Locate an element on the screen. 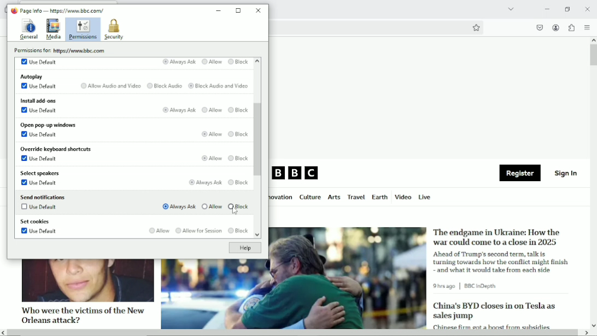 This screenshot has height=336, width=597. China's BYD closes in on Tesla as sales jump is located at coordinates (494, 311).